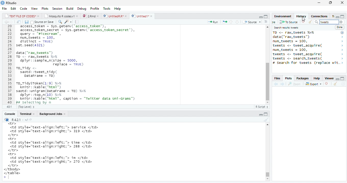  What do you see at coordinates (328, 78) in the screenshot?
I see `Viewer` at bounding box center [328, 78].